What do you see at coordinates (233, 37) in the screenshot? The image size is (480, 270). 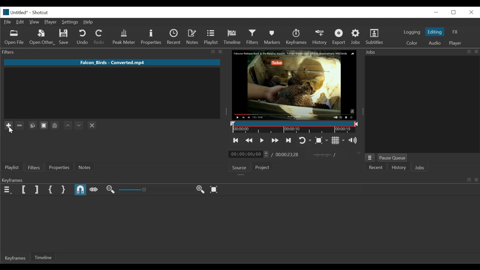 I see `Timeline` at bounding box center [233, 37].